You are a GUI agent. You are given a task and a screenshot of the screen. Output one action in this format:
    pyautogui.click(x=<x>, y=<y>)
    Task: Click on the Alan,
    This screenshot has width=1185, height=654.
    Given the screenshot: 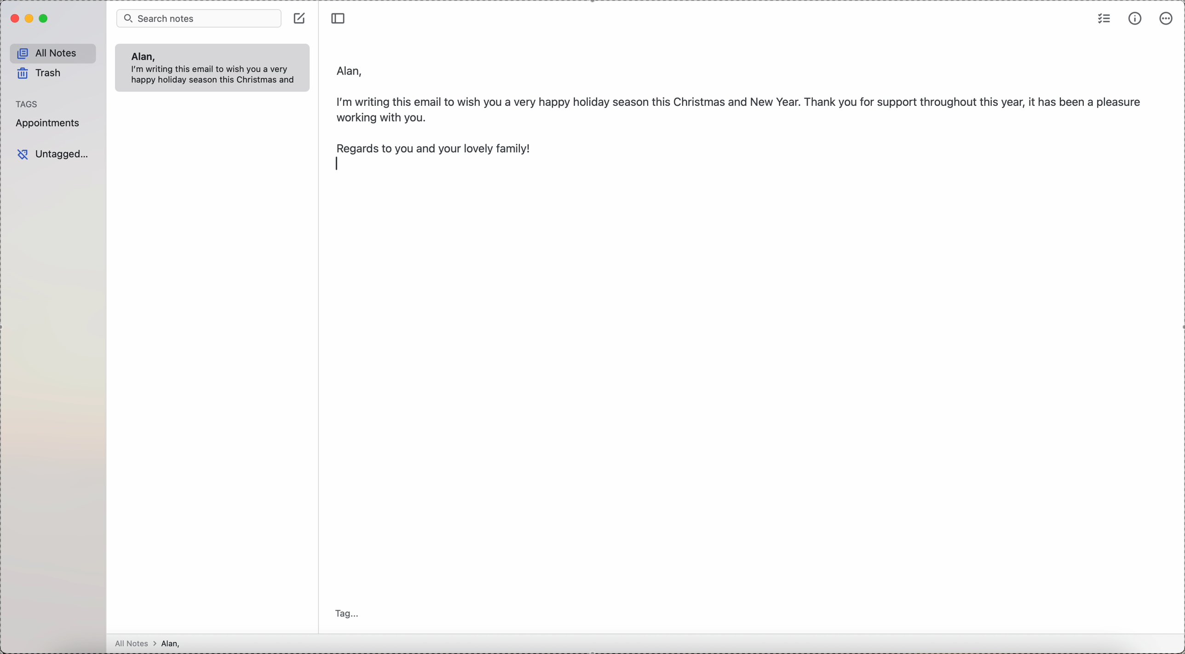 What is the action you would take?
    pyautogui.click(x=351, y=68)
    